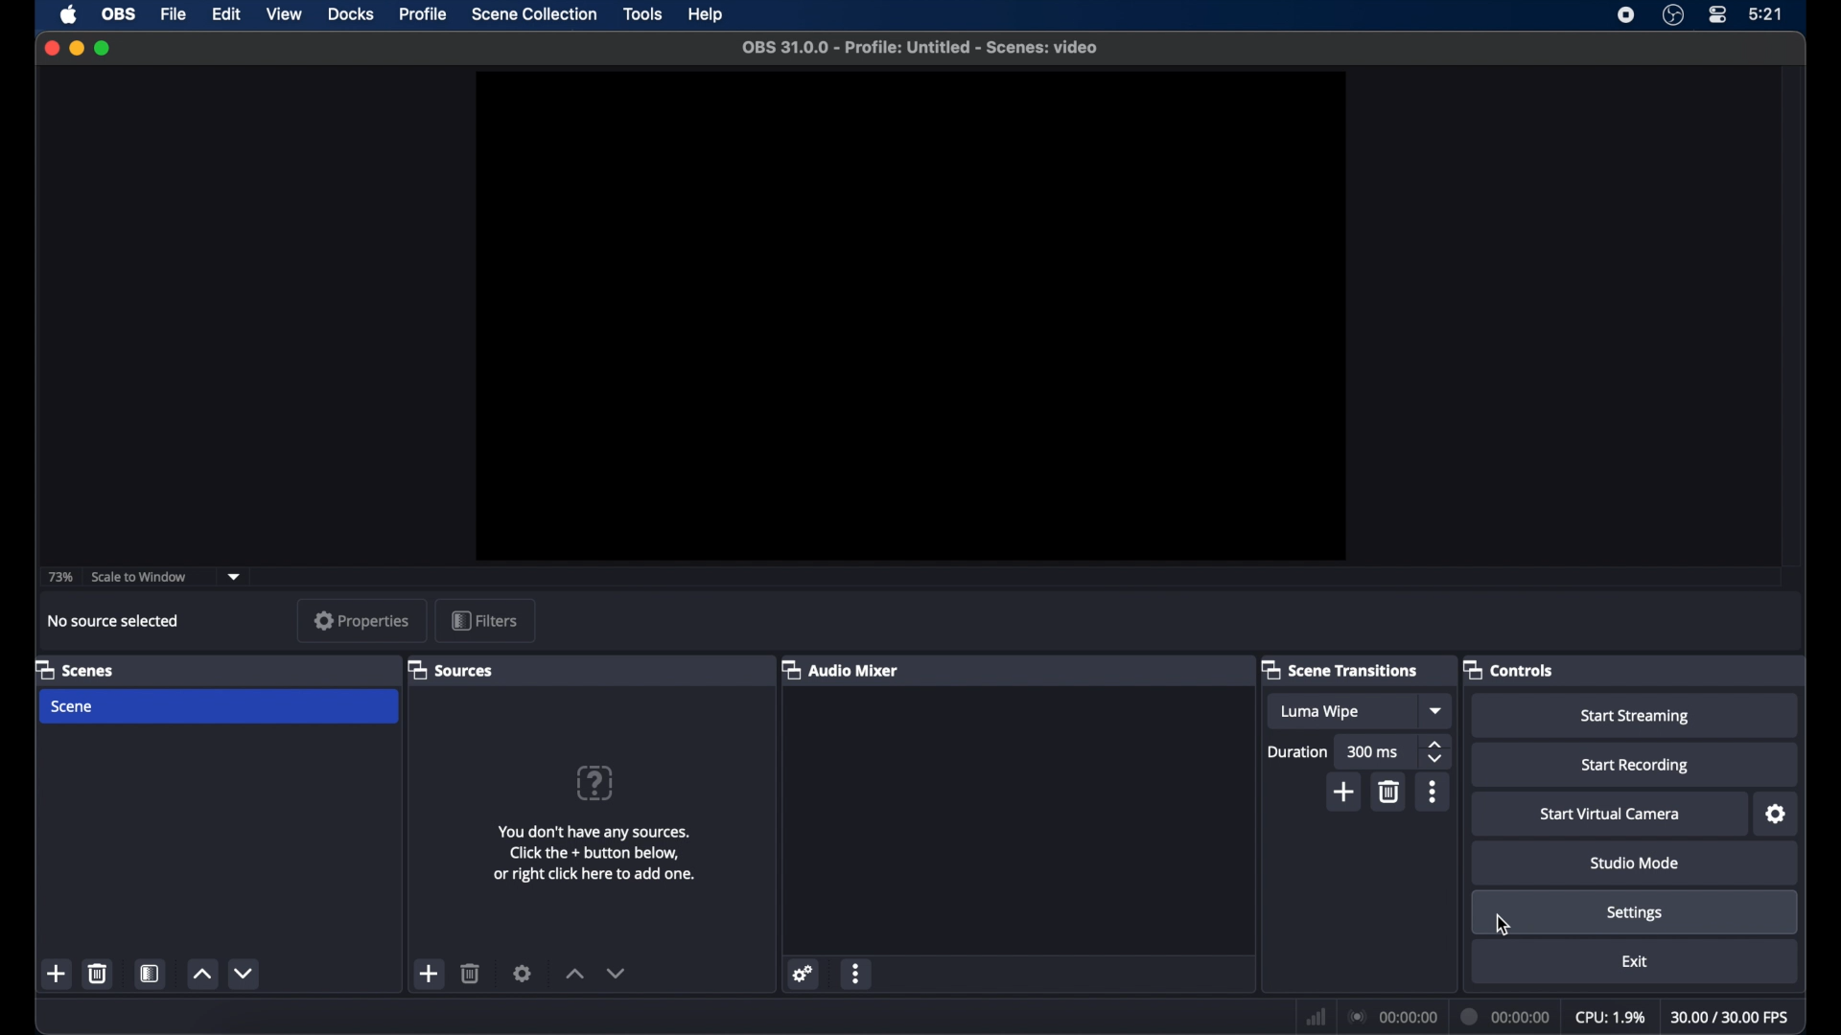  What do you see at coordinates (1319, 712) in the screenshot?
I see `luma wipe` at bounding box center [1319, 712].